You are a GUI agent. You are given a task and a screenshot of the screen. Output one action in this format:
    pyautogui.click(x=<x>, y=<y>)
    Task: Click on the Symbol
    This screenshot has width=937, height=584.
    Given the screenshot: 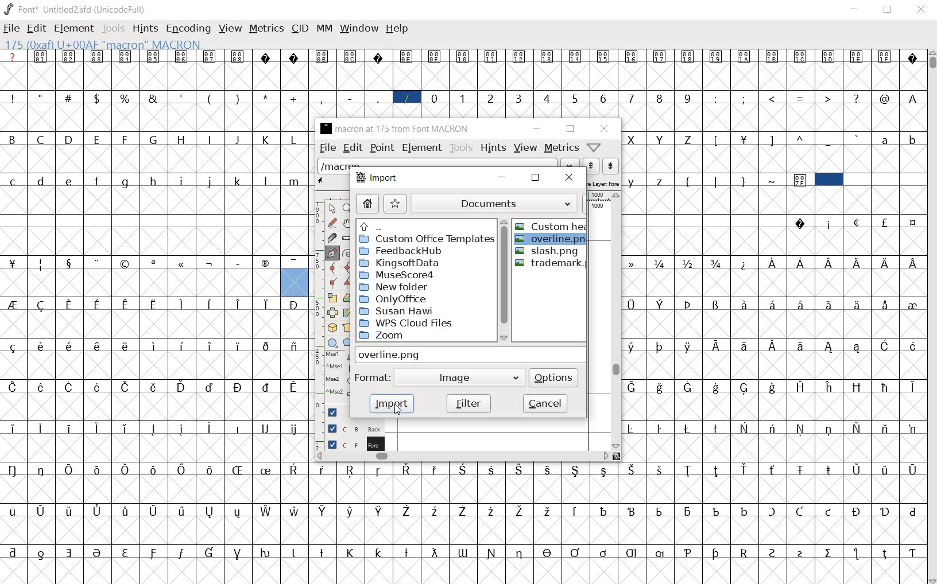 What is the action you would take?
    pyautogui.click(x=745, y=552)
    